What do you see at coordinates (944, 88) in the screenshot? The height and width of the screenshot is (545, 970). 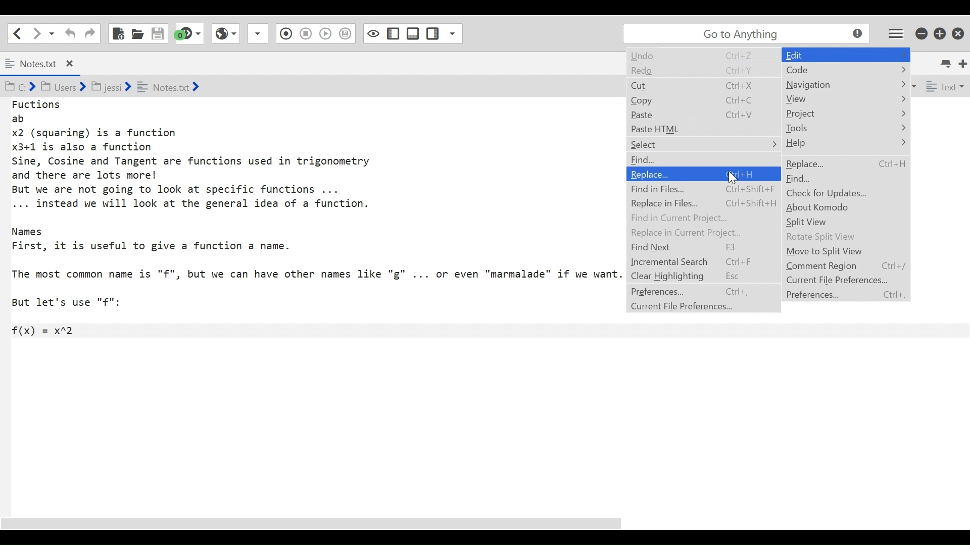 I see `File Type` at bounding box center [944, 88].